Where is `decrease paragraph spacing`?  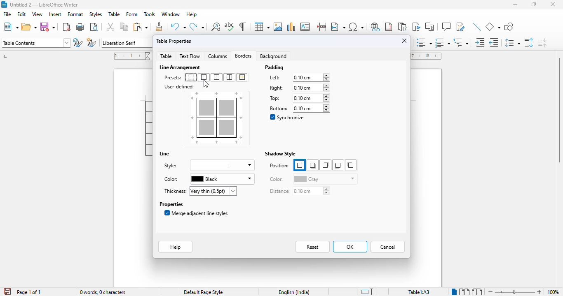
decrease paragraph spacing is located at coordinates (542, 43).